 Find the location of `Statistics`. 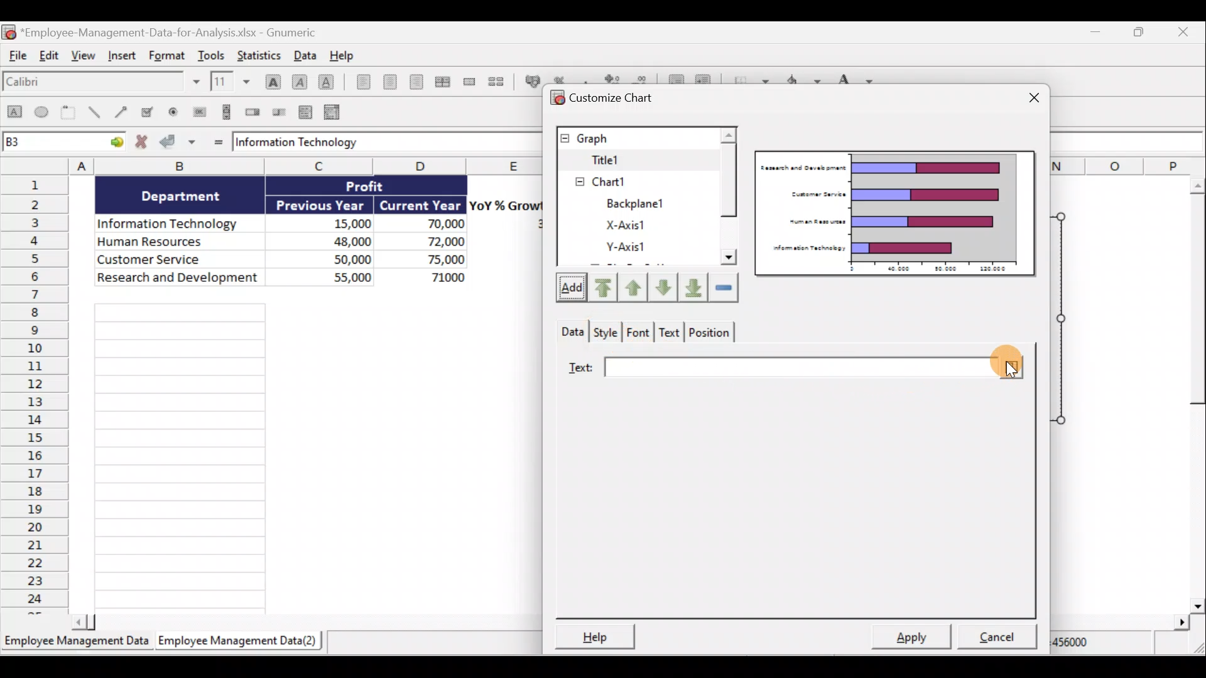

Statistics is located at coordinates (263, 55).